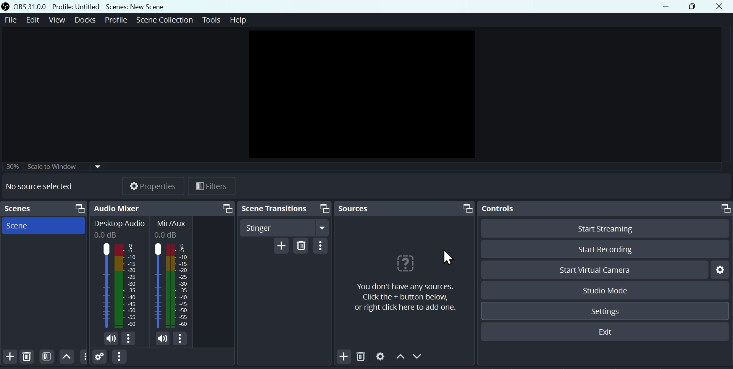 This screenshot has width=733, height=369. I want to click on maximize, so click(76, 208).